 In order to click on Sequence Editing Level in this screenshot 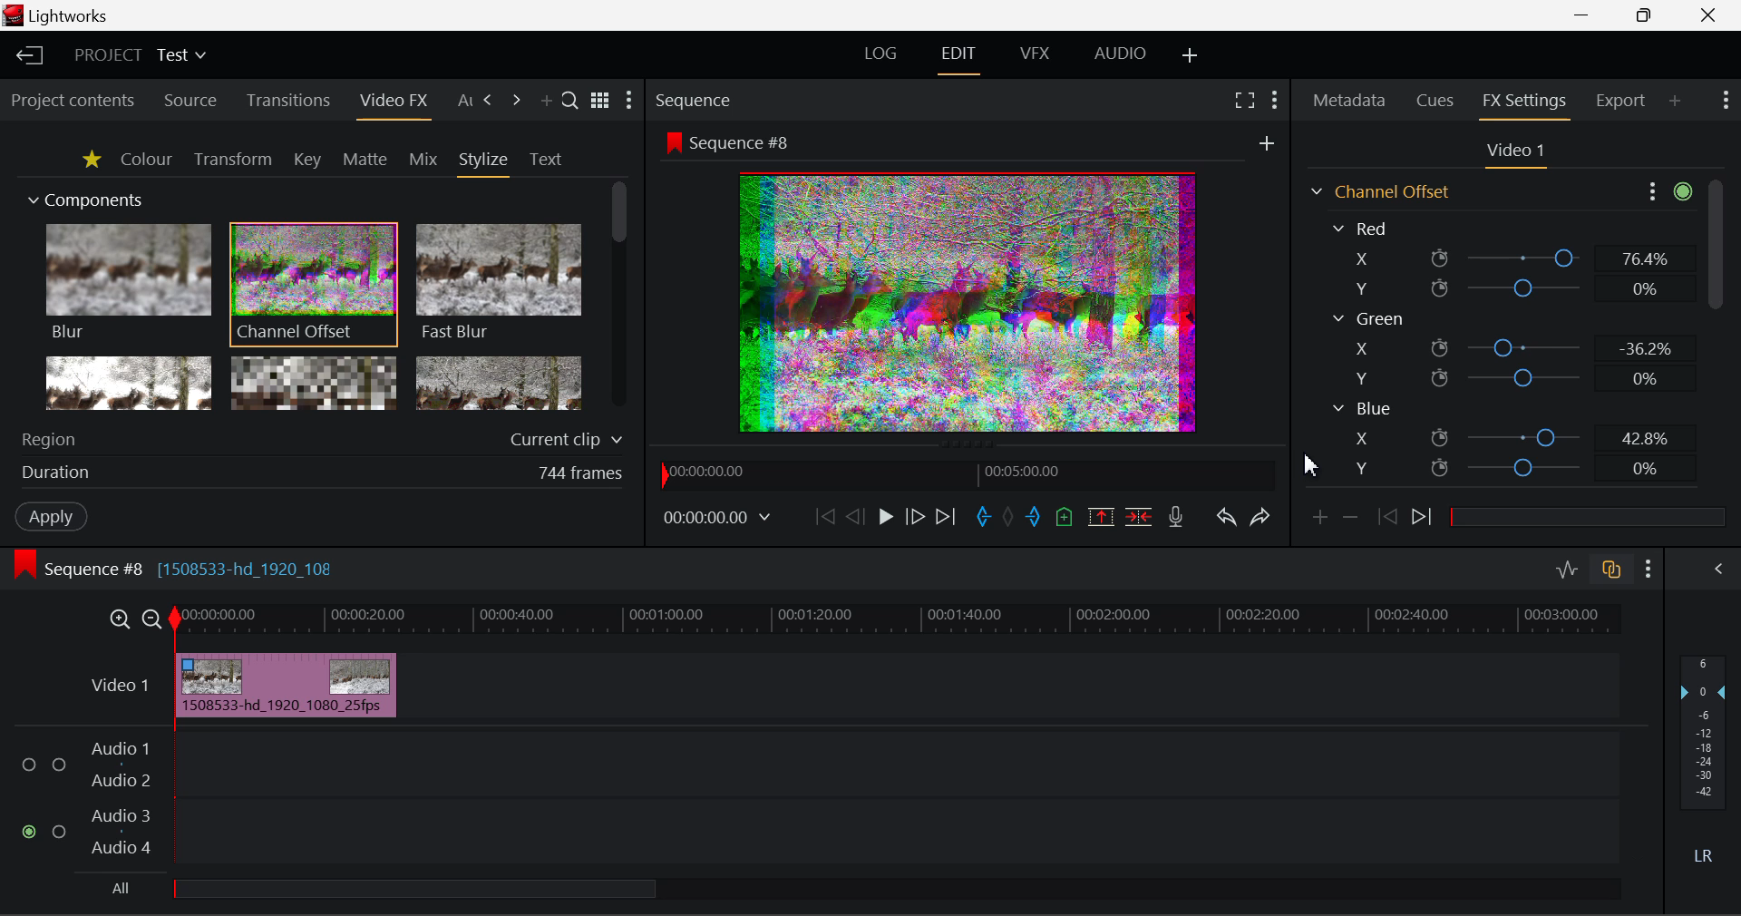, I will do `click(75, 571)`.